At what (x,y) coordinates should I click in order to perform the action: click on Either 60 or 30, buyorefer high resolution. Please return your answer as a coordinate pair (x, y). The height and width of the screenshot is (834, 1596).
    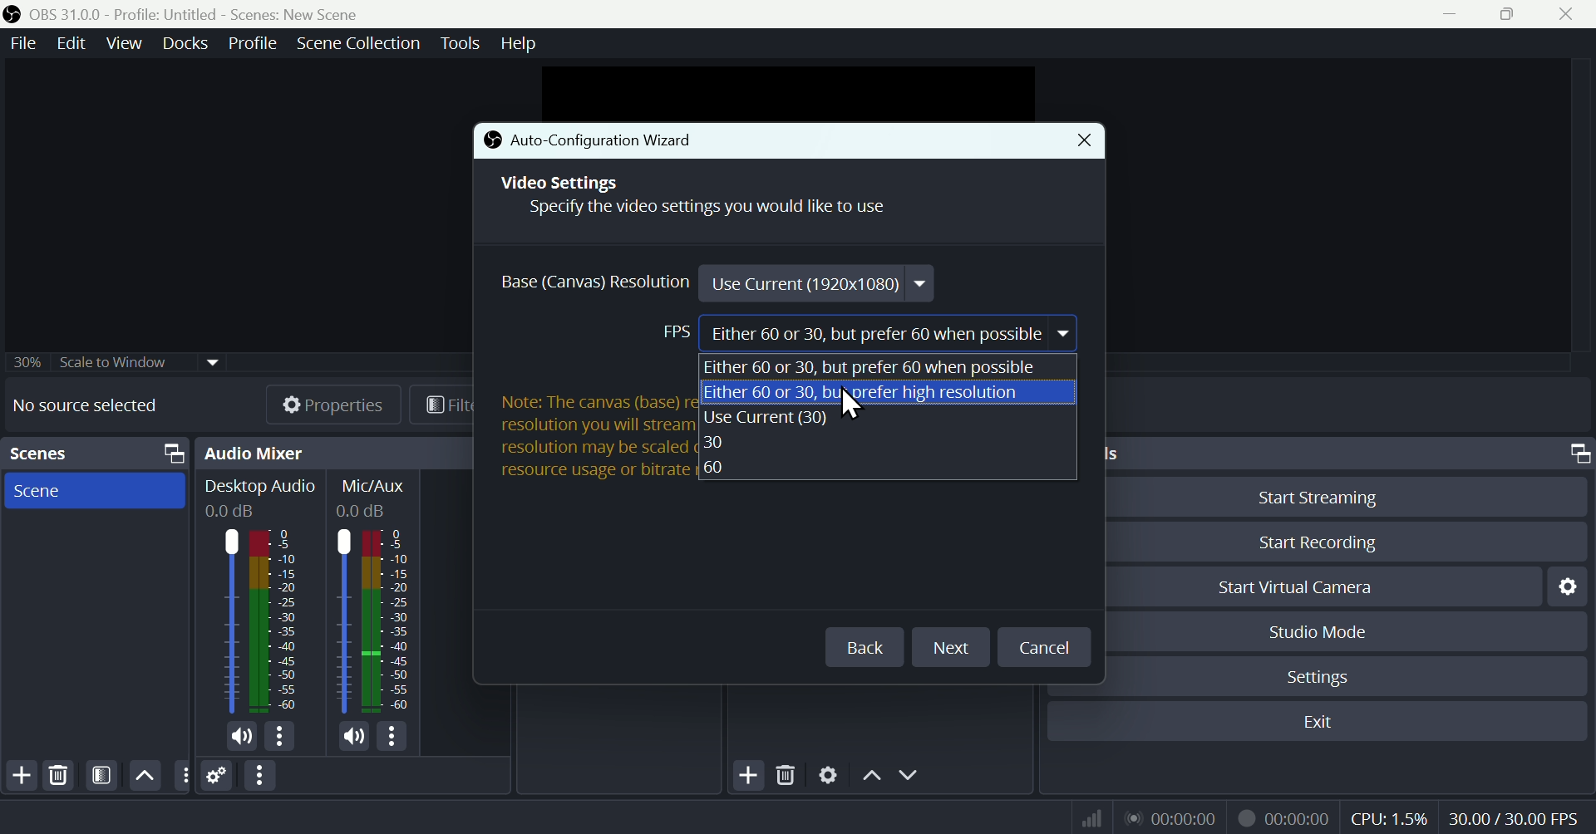
    Looking at the image, I should click on (887, 392).